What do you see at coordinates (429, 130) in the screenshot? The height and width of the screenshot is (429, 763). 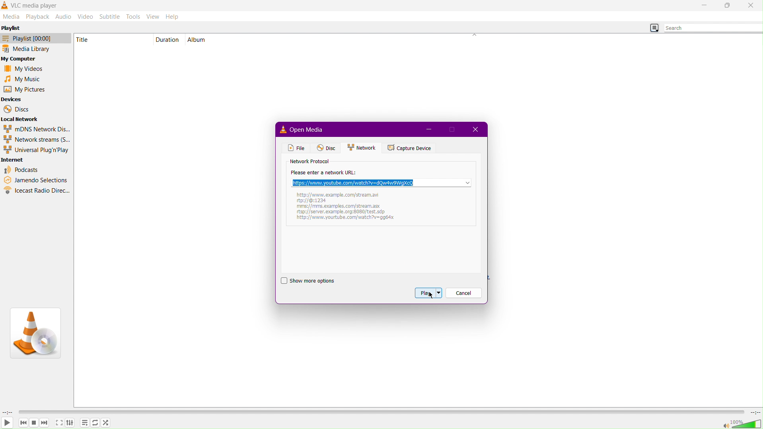 I see `Minimize` at bounding box center [429, 130].